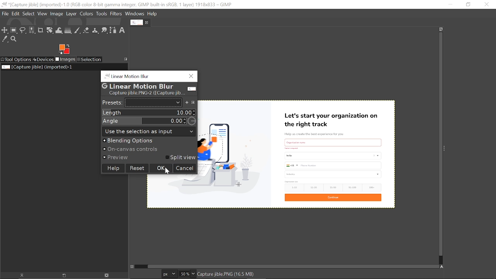 The width and height of the screenshot is (496, 279). I want to click on Zoom when widow size changes, so click(441, 29).